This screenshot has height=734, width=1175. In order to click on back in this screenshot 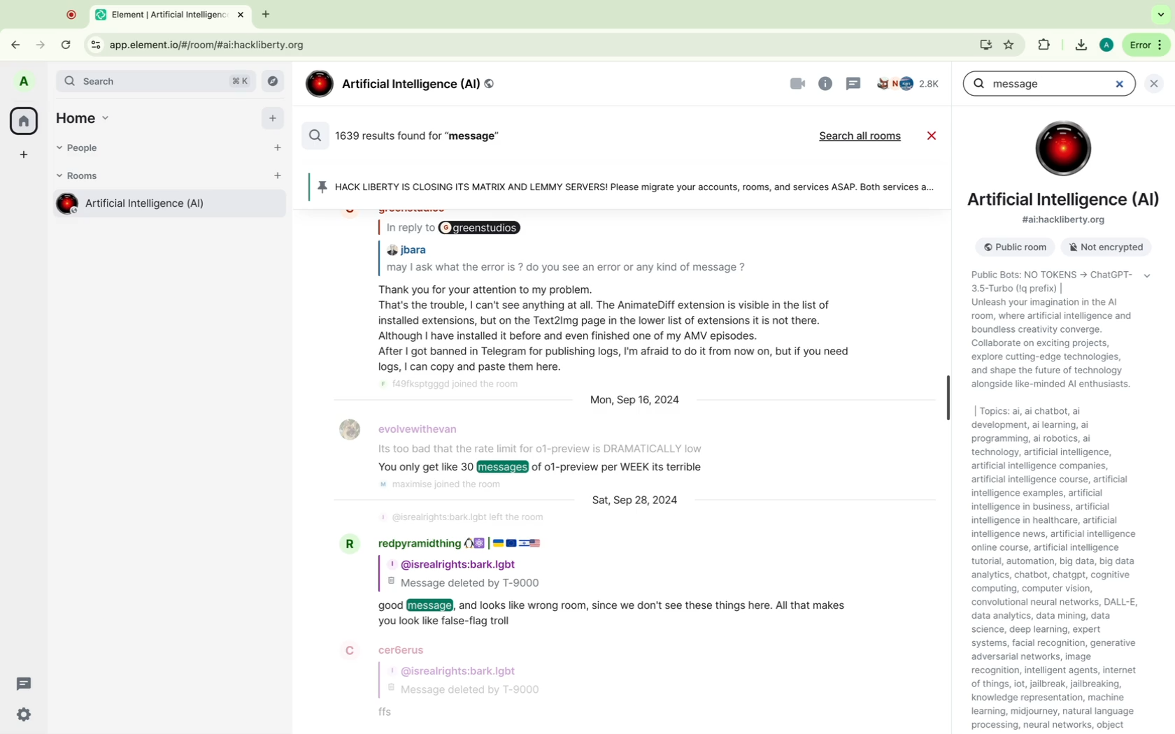, I will do `click(20, 41)`.